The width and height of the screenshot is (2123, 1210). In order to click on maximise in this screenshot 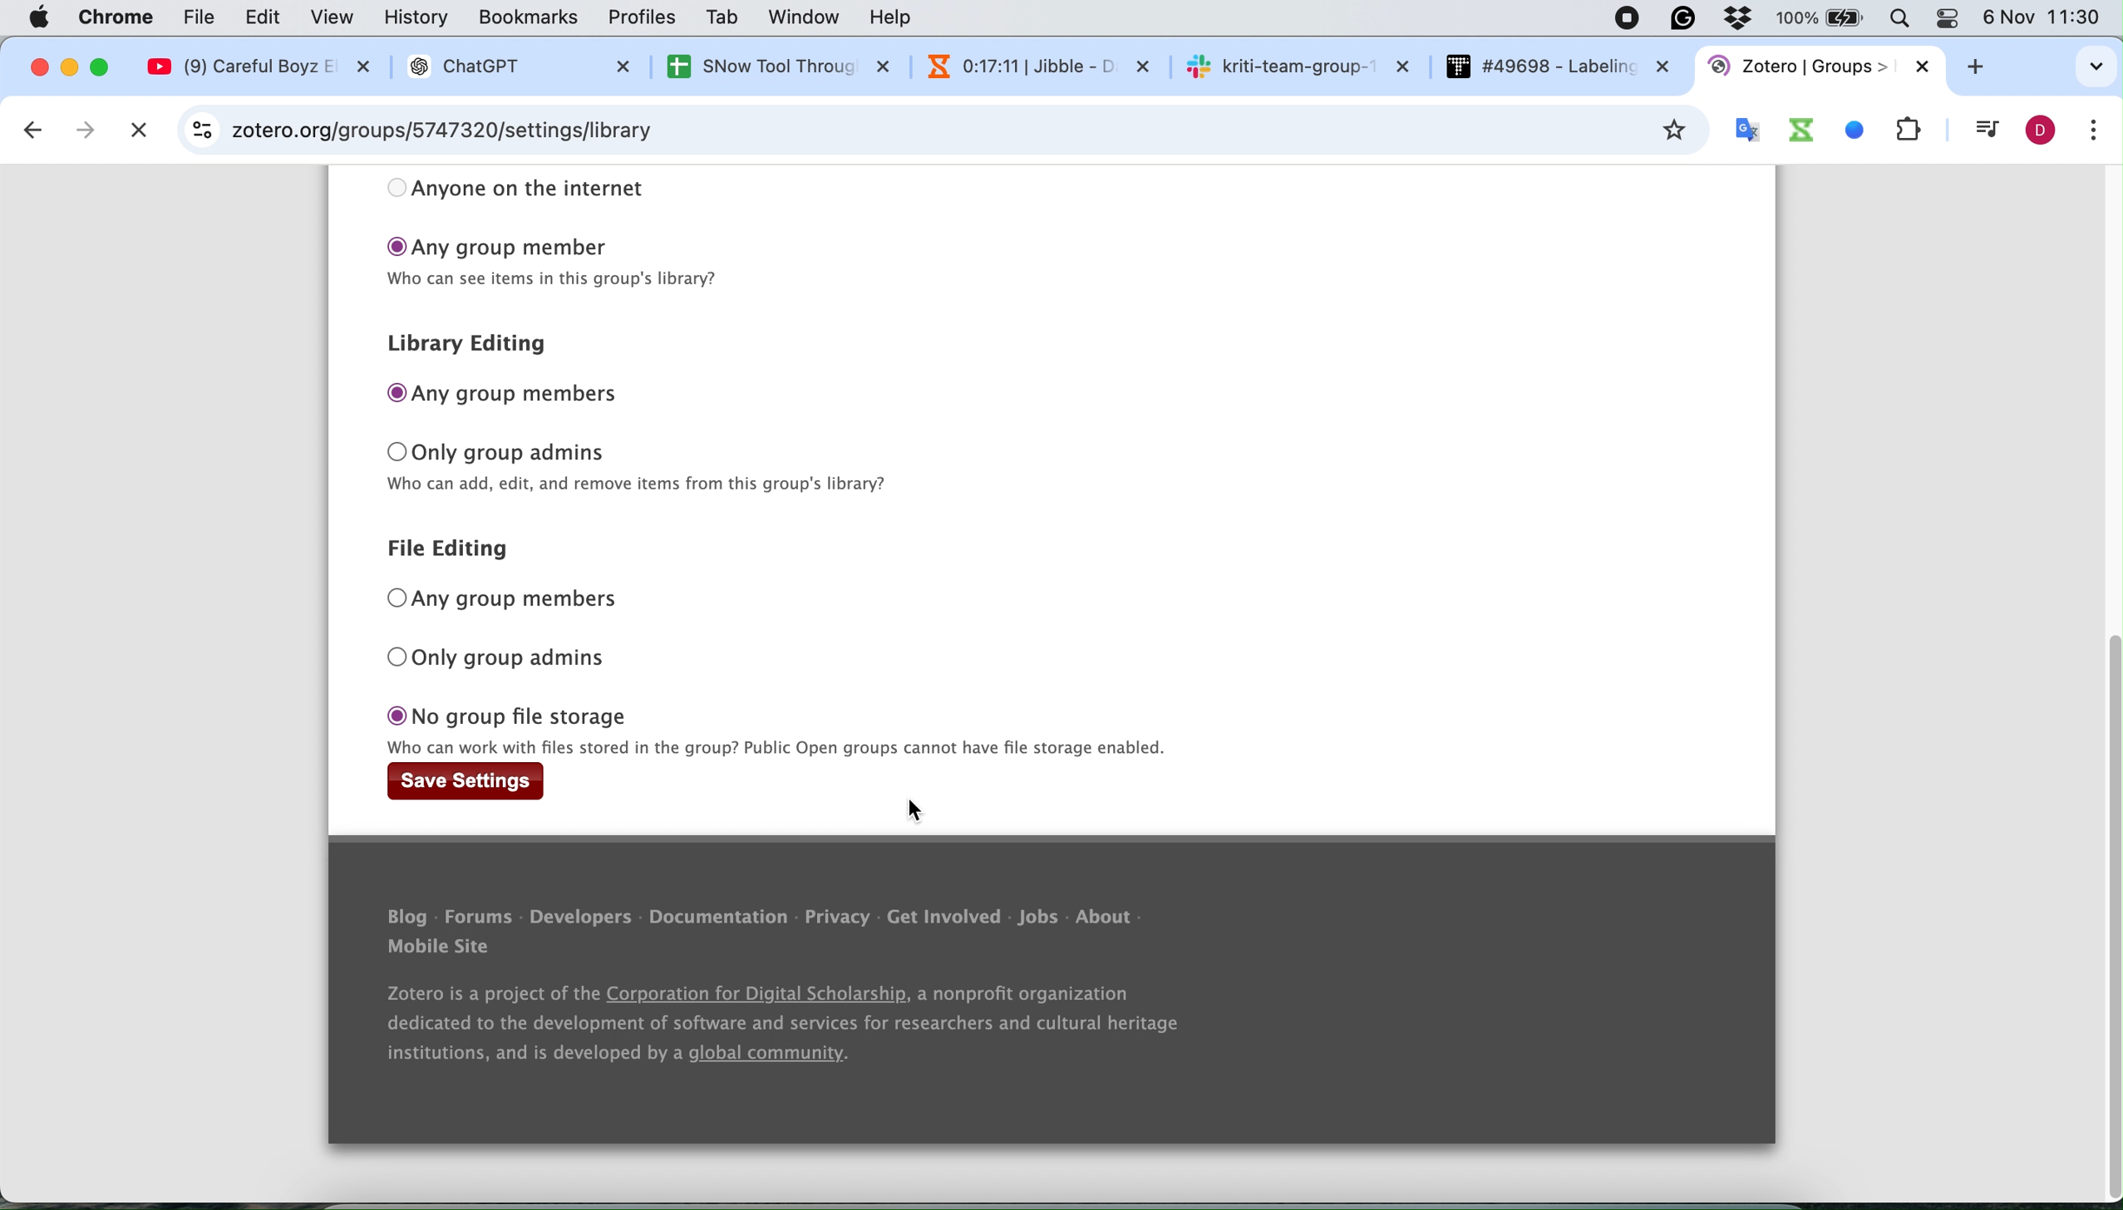, I will do `click(106, 64)`.